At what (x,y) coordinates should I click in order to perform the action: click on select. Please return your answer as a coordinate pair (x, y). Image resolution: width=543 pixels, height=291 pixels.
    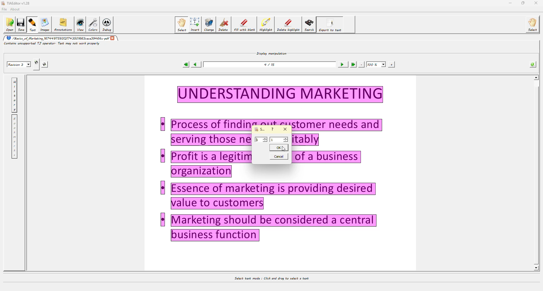
    Looking at the image, I should click on (181, 25).